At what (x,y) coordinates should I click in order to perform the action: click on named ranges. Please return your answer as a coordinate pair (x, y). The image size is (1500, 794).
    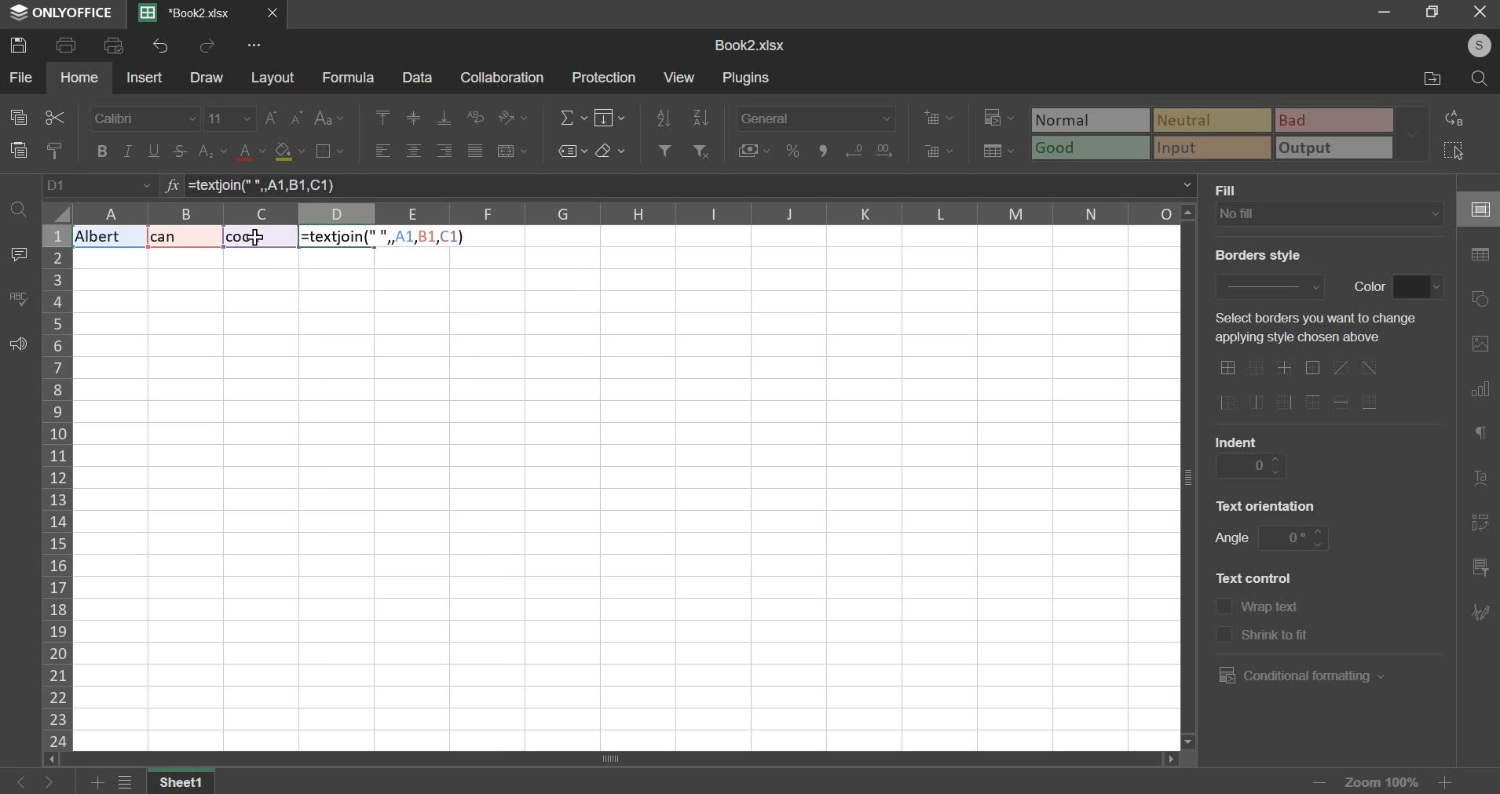
    Looking at the image, I should click on (571, 151).